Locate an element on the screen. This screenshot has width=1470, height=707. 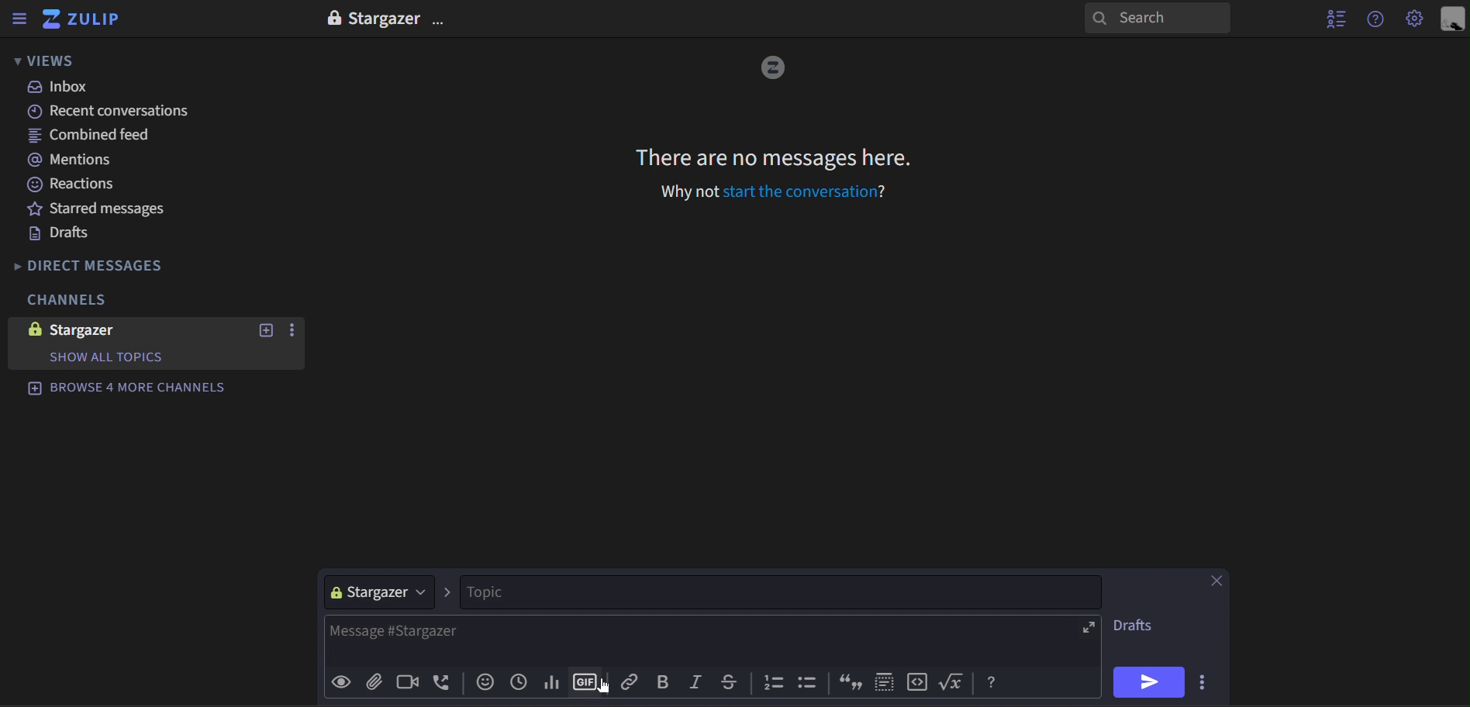
cursor is located at coordinates (602, 688).